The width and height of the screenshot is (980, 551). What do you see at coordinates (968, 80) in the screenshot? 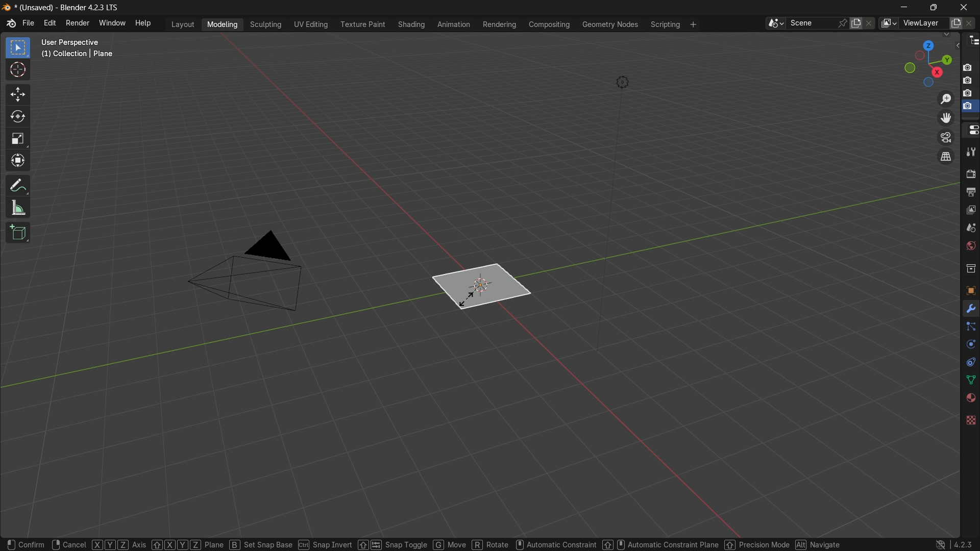
I see `capture` at bounding box center [968, 80].